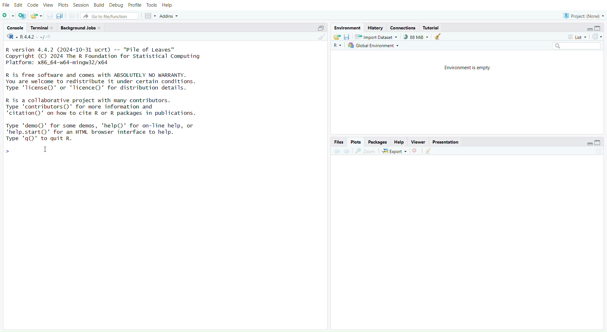 The width and height of the screenshot is (607, 332). Describe the element at coordinates (50, 37) in the screenshot. I see `view the current working directory` at that location.